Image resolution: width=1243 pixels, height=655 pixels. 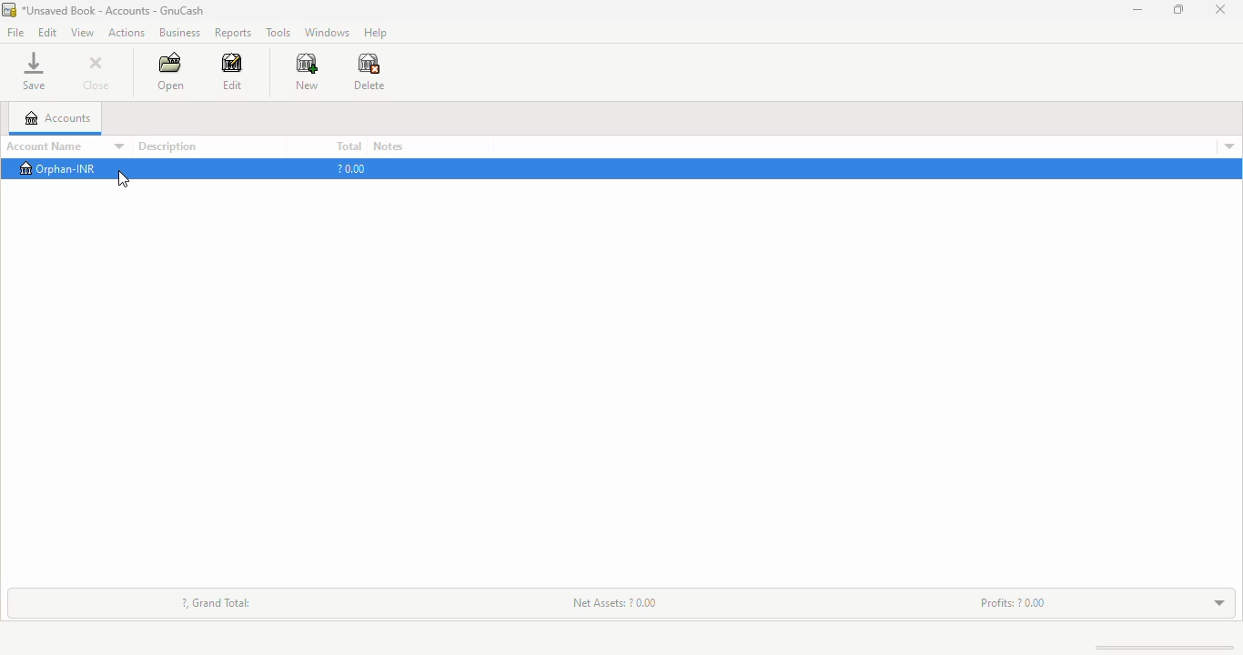 What do you see at coordinates (167, 147) in the screenshot?
I see `description` at bounding box center [167, 147].